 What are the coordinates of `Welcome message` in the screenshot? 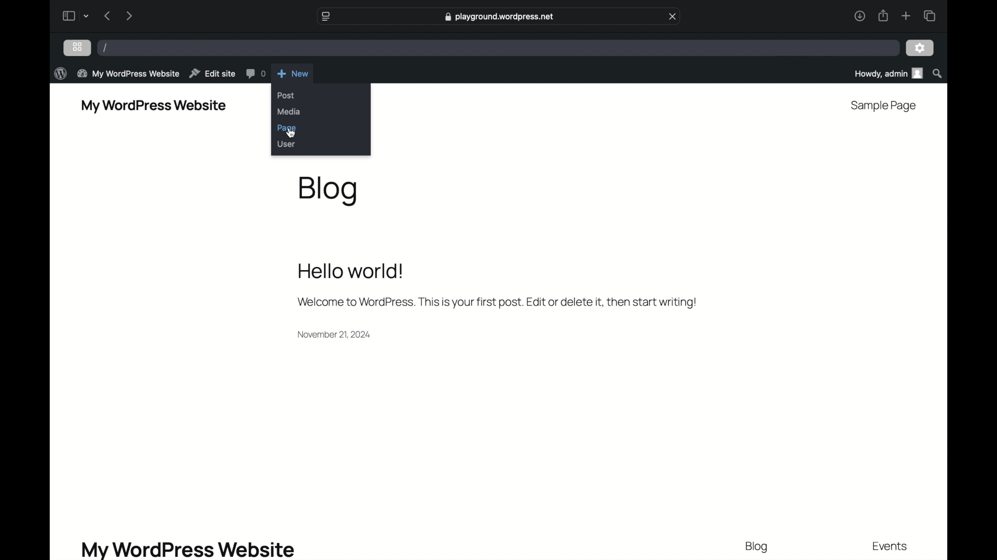 It's located at (496, 302).